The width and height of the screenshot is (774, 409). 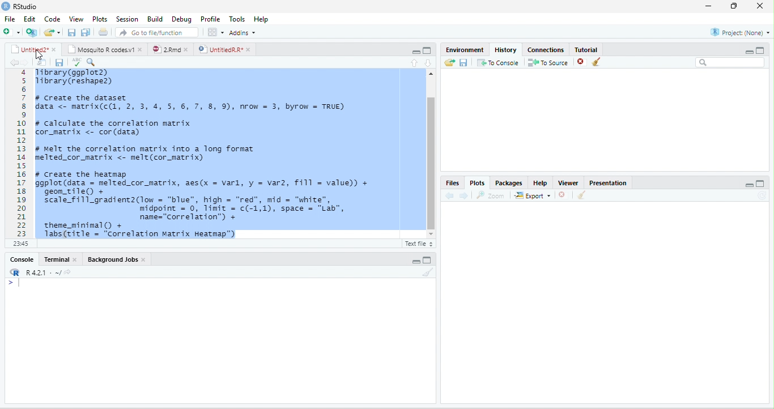 I want to click on minimize, so click(x=744, y=50).